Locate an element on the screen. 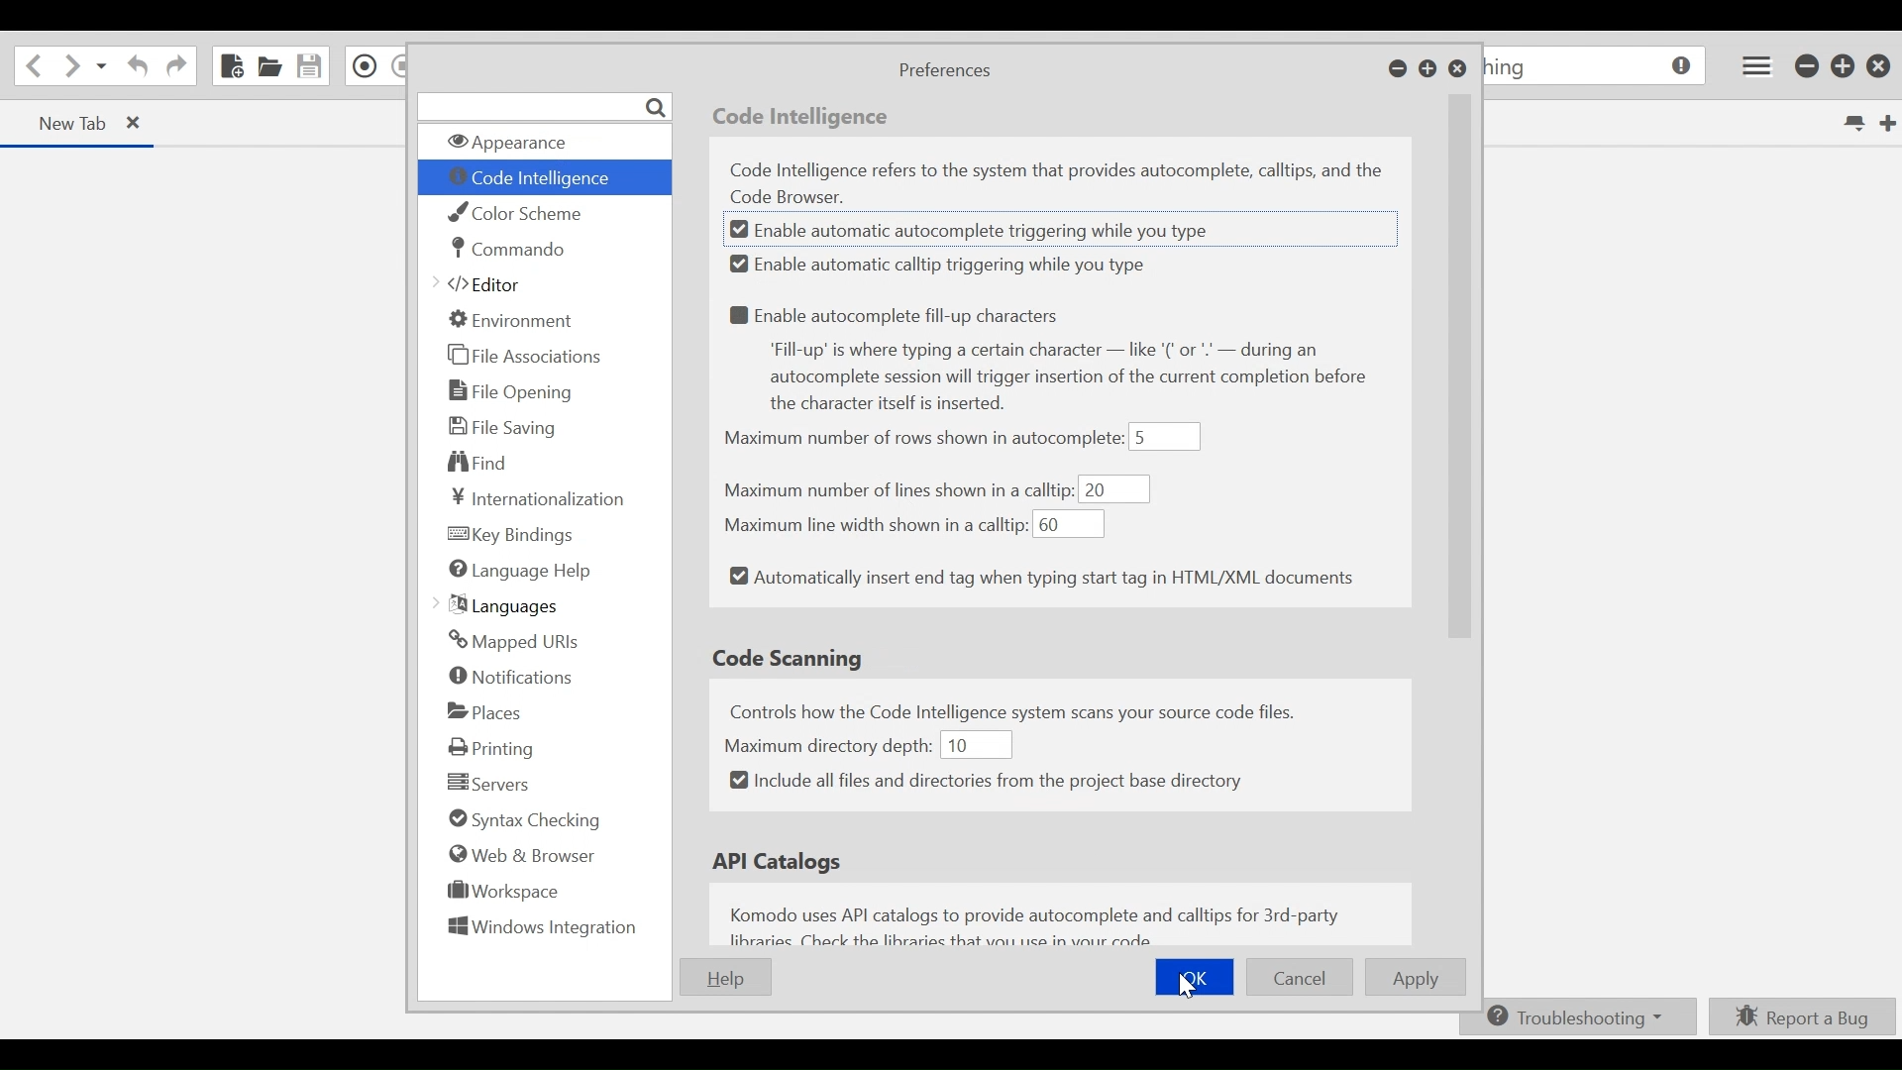 The width and height of the screenshot is (1902, 1070). Places is located at coordinates (485, 711).